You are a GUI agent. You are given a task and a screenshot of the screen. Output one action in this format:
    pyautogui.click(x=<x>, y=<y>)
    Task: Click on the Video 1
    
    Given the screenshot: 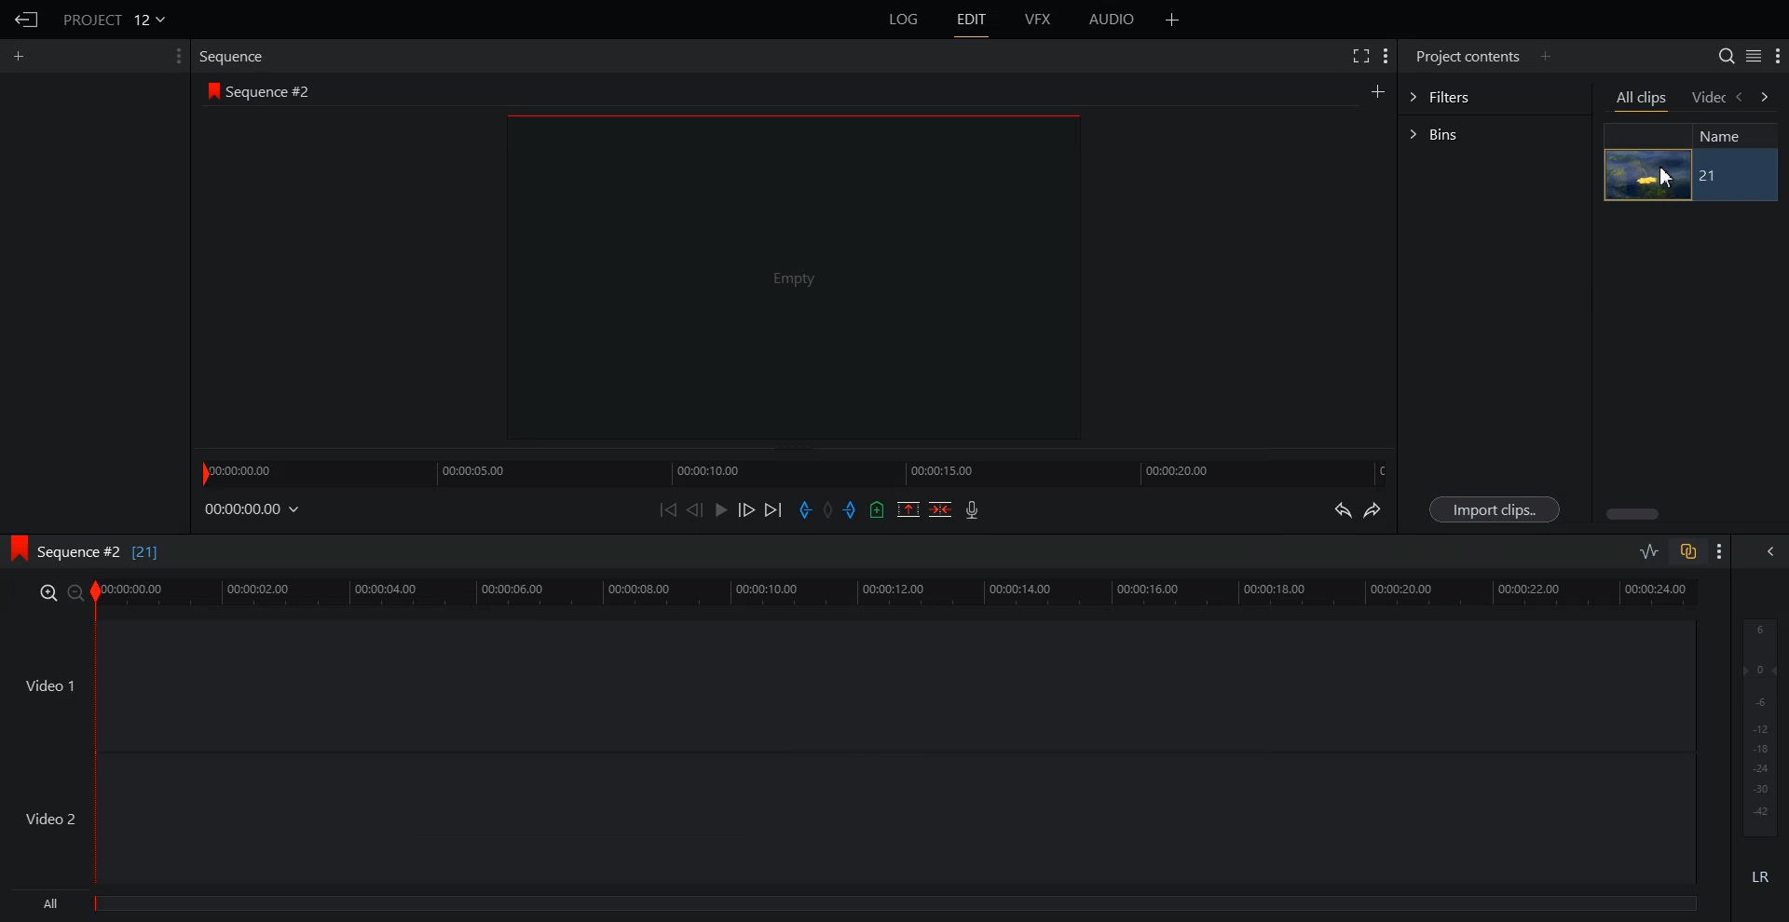 What is the action you would take?
    pyautogui.click(x=851, y=688)
    